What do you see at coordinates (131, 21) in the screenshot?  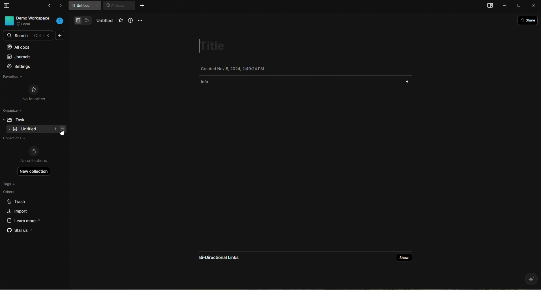 I see `info` at bounding box center [131, 21].